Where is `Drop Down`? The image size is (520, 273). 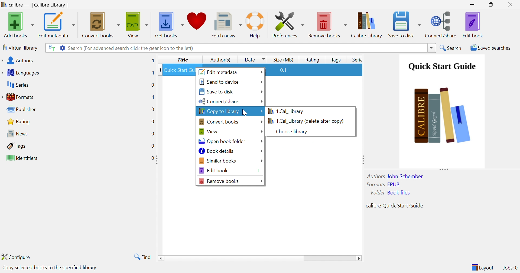 Drop Down is located at coordinates (261, 72).